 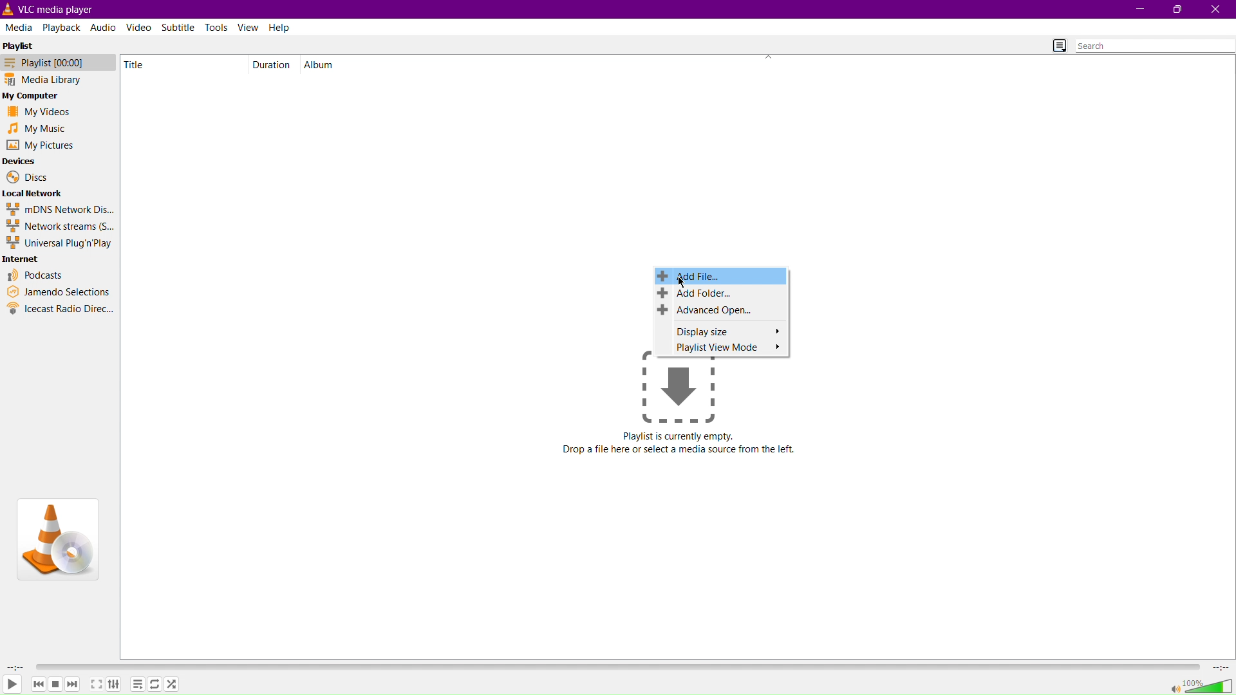 What do you see at coordinates (95, 685) in the screenshot?
I see `Fullscreen` at bounding box center [95, 685].